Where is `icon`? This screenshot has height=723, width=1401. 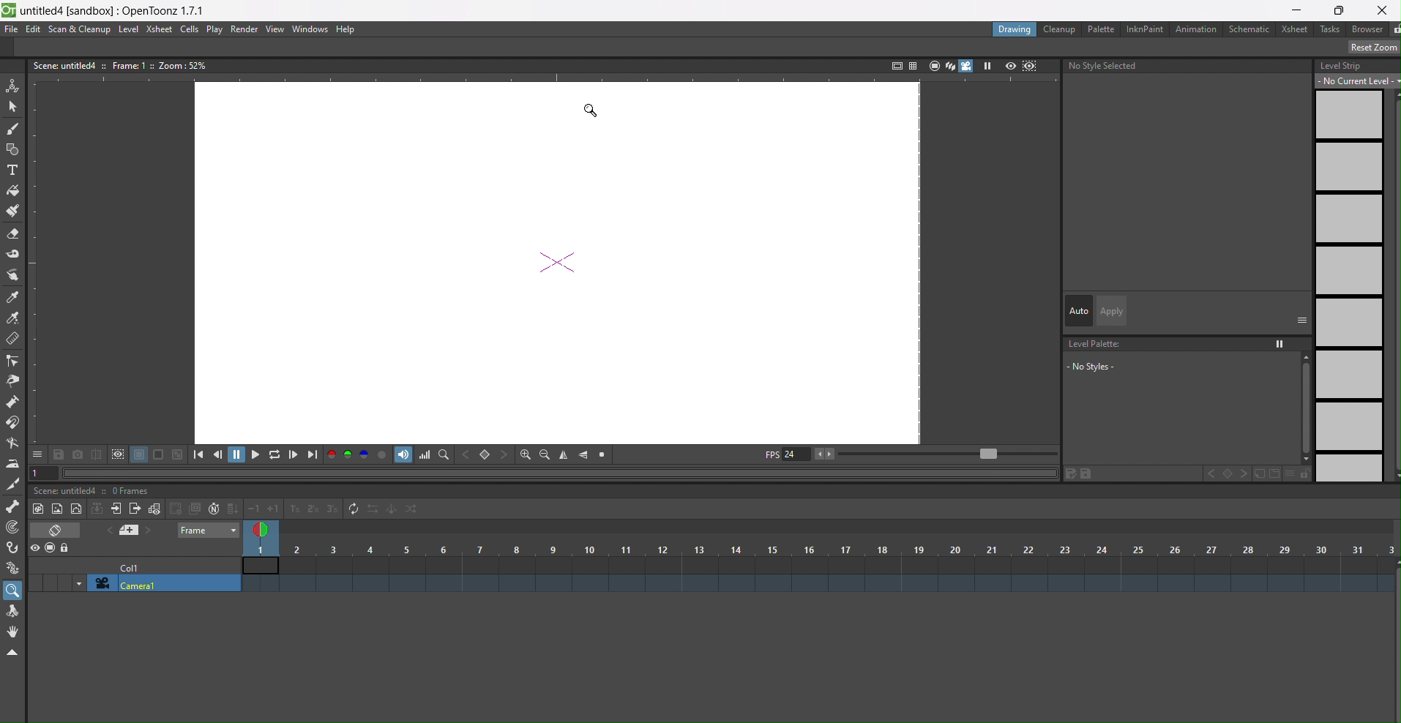
icon is located at coordinates (57, 531).